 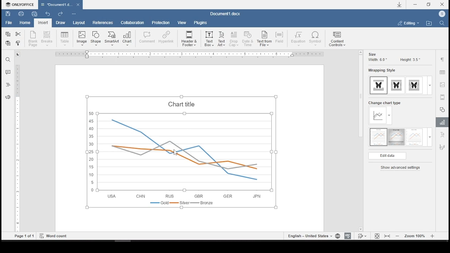 I want to click on width, so click(x=377, y=60).